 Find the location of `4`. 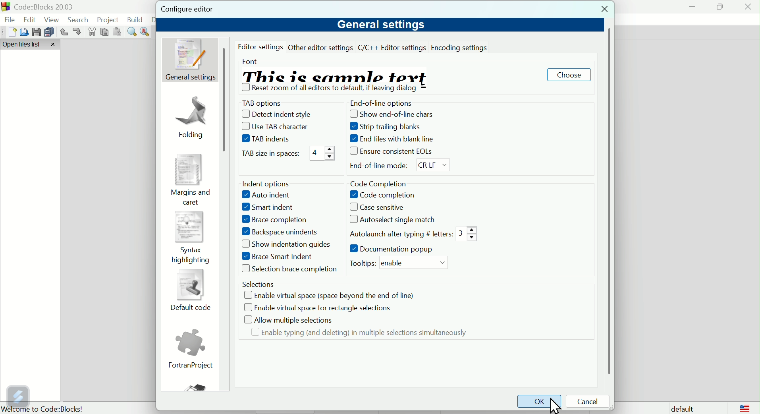

4 is located at coordinates (321, 154).